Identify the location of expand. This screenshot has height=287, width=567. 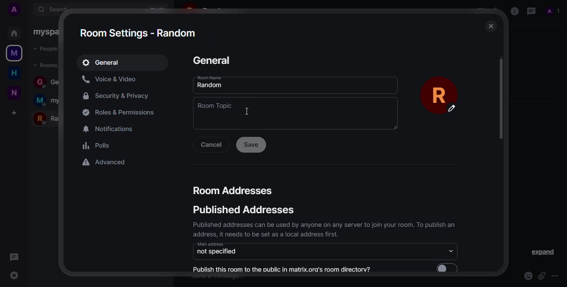
(542, 251).